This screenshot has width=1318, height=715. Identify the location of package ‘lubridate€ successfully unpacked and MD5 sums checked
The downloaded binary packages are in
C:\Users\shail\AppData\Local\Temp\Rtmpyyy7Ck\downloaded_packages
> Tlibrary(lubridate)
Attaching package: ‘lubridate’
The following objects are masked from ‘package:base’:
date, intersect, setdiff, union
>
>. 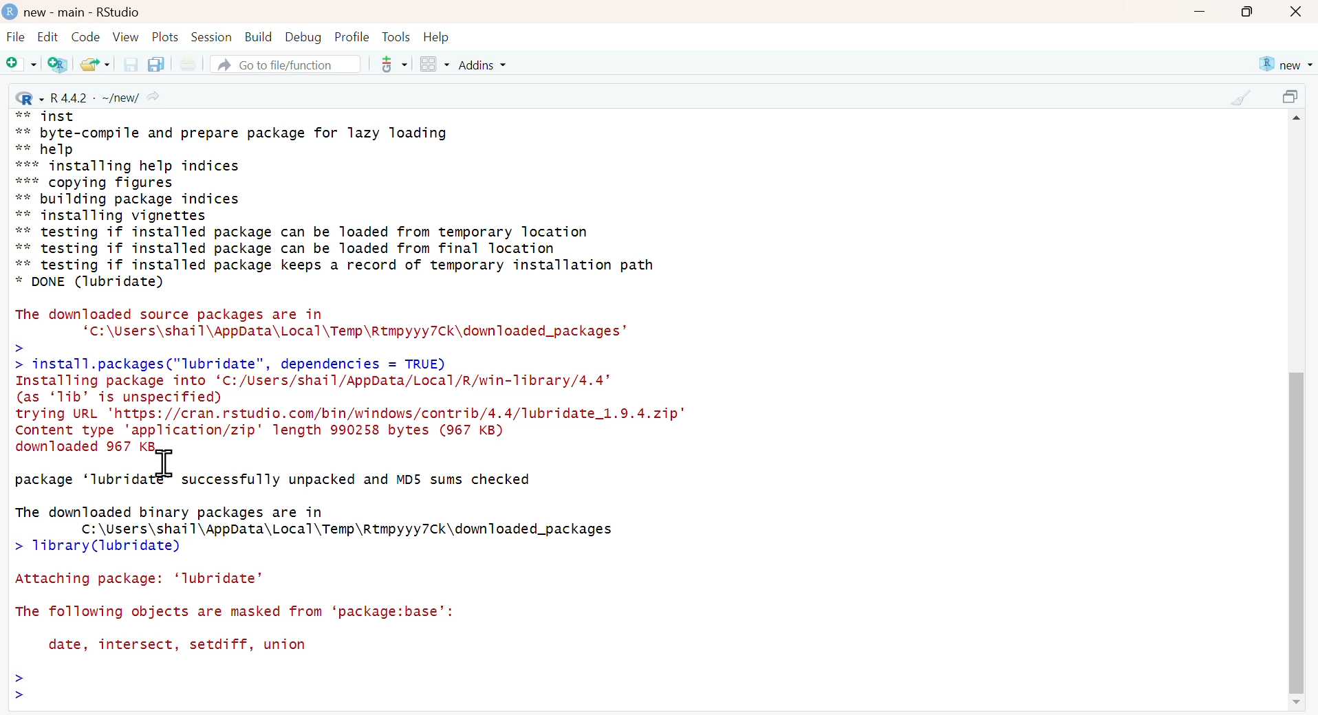
(325, 590).